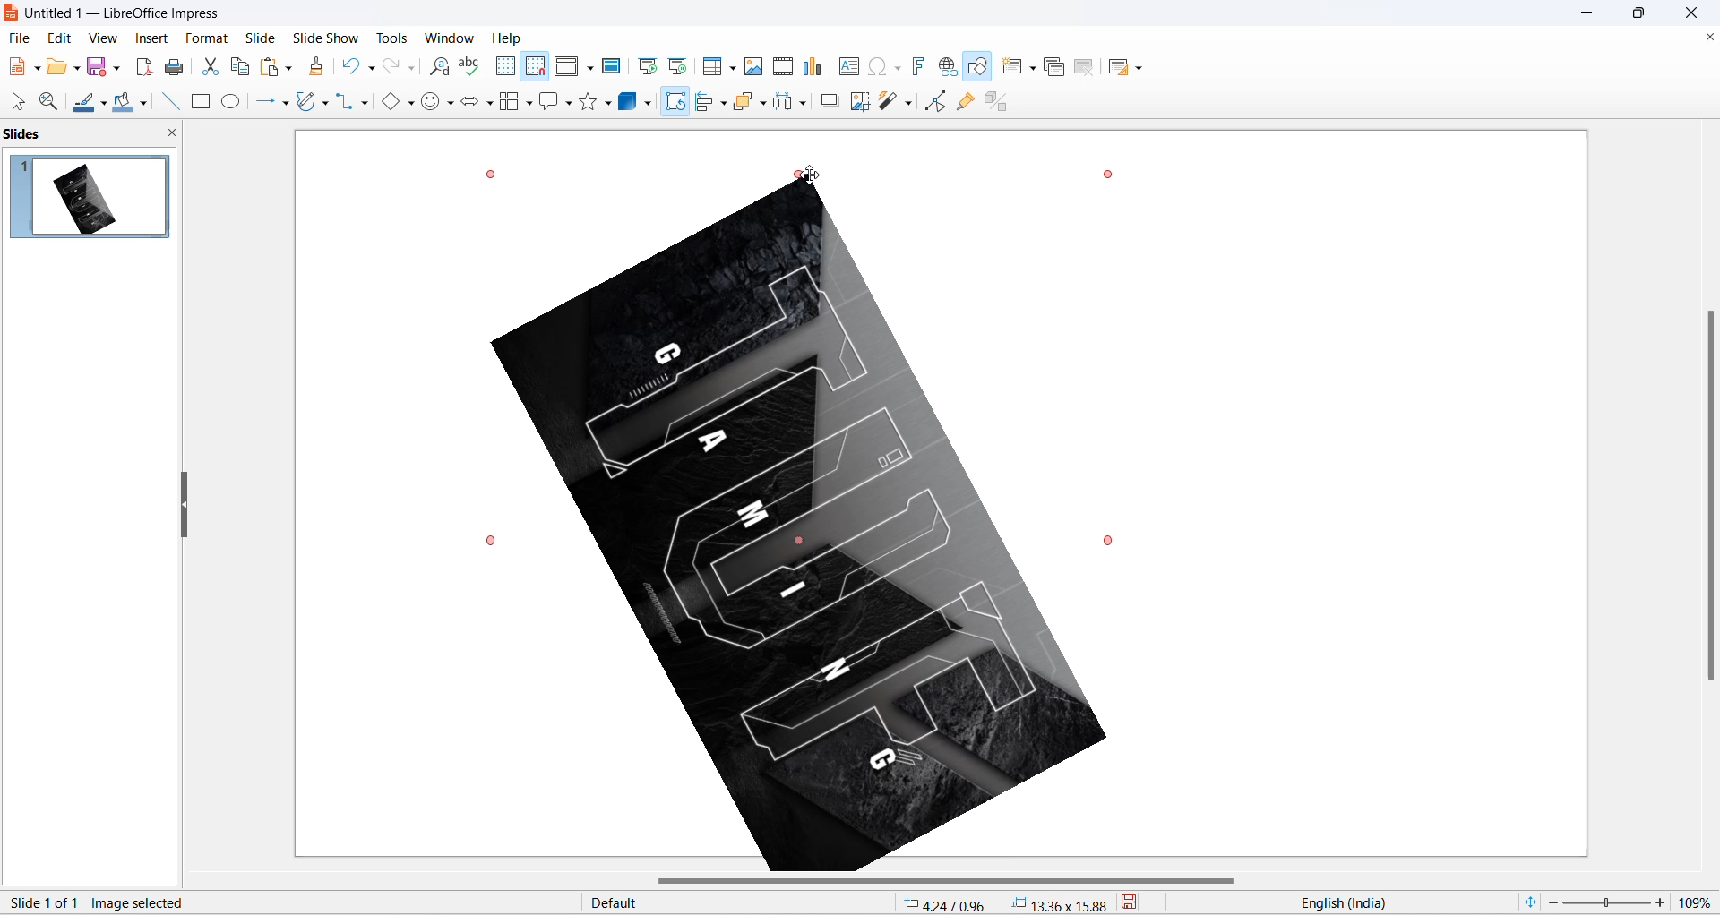 The width and height of the screenshot is (1720, 915). I want to click on align options, so click(724, 102).